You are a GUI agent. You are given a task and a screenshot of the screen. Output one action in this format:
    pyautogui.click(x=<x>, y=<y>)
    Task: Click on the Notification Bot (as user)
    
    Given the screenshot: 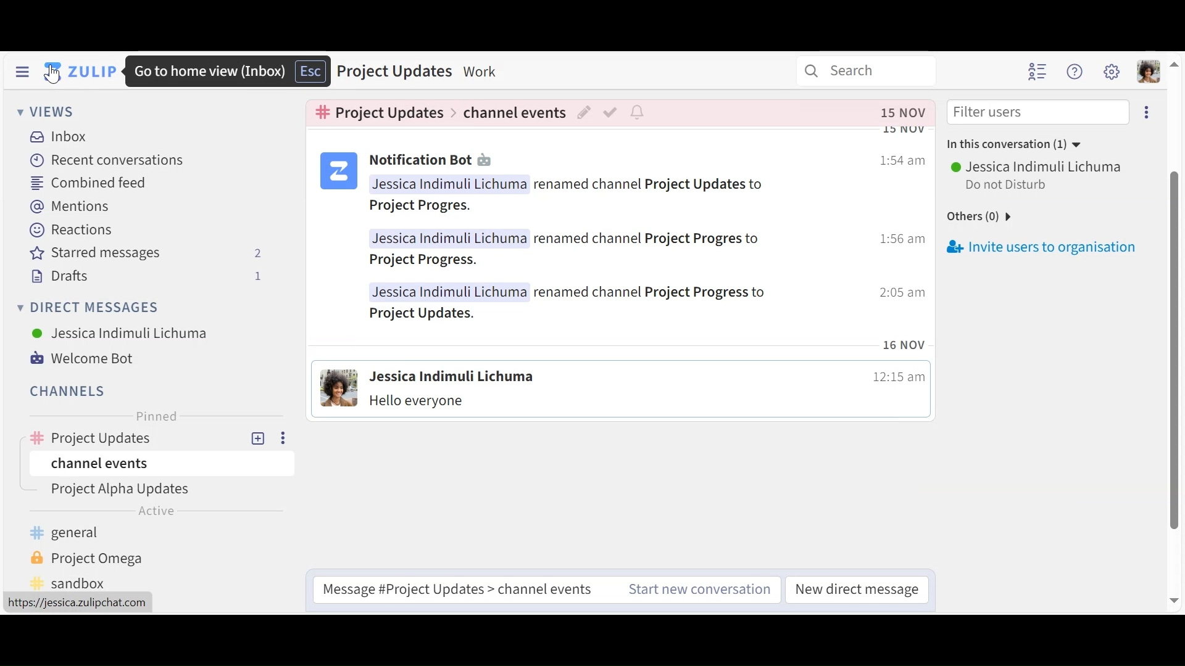 What is the action you would take?
    pyautogui.click(x=432, y=158)
    